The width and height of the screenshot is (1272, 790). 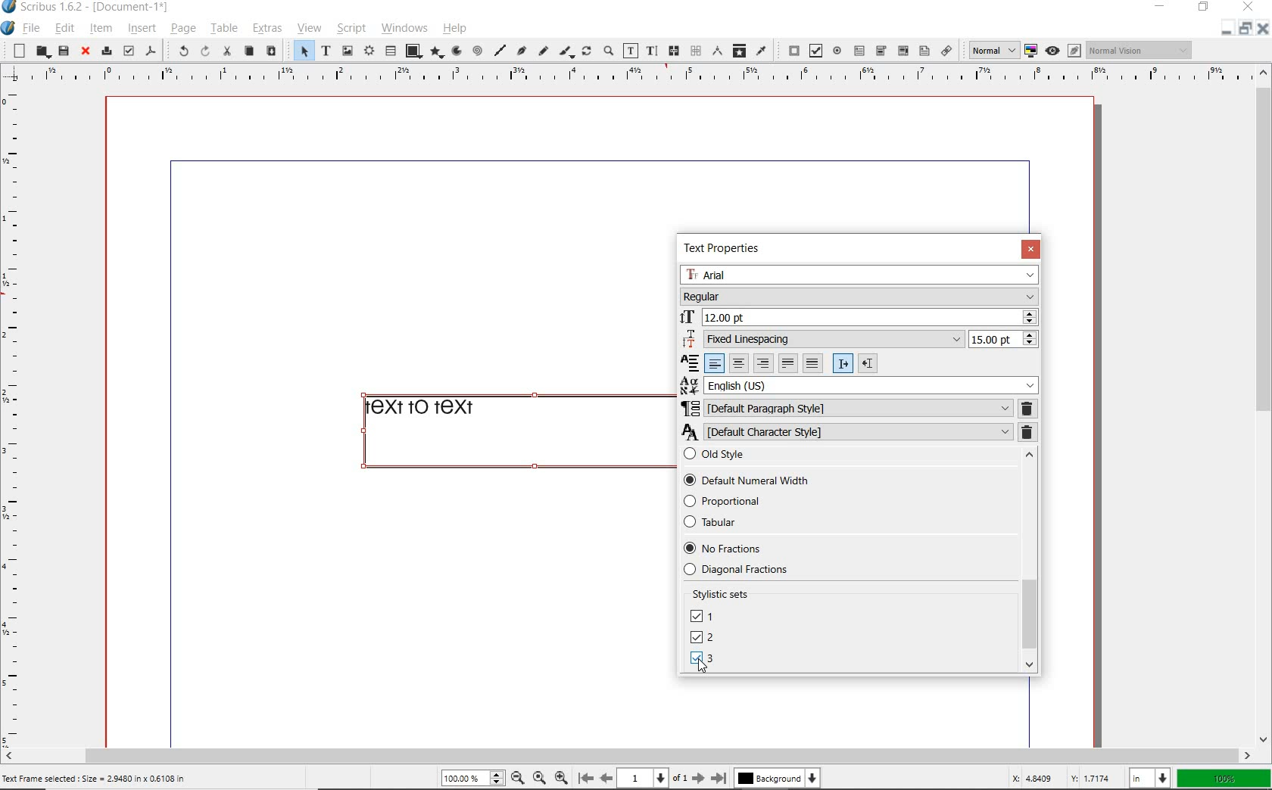 I want to click on edit text with story editor, so click(x=651, y=51).